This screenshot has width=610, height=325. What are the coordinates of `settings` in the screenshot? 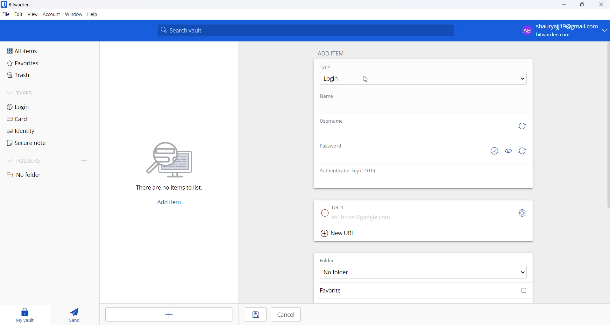 It's located at (522, 214).